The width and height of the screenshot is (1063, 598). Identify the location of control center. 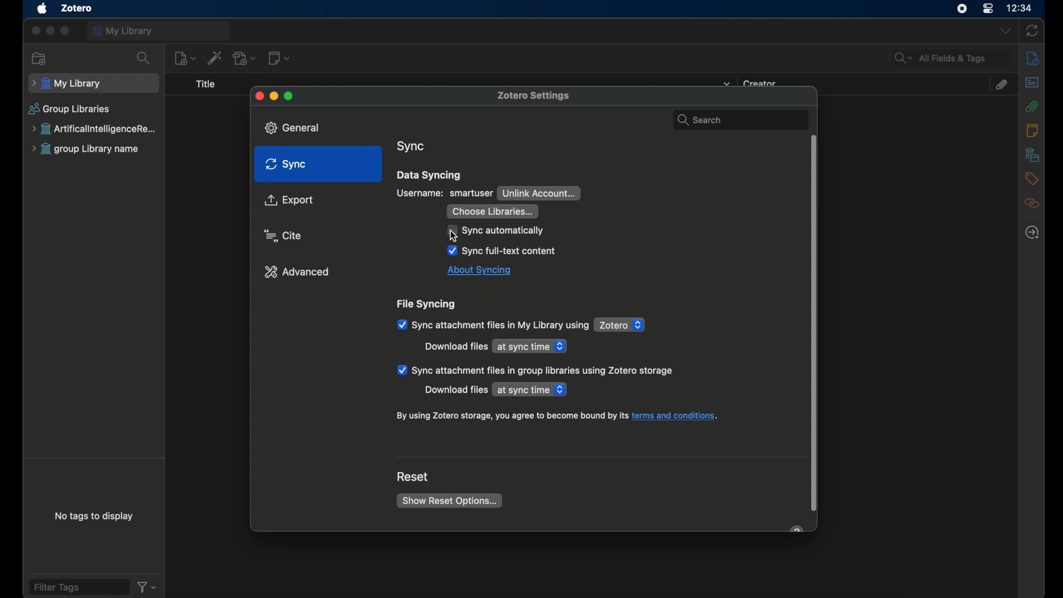
(988, 9).